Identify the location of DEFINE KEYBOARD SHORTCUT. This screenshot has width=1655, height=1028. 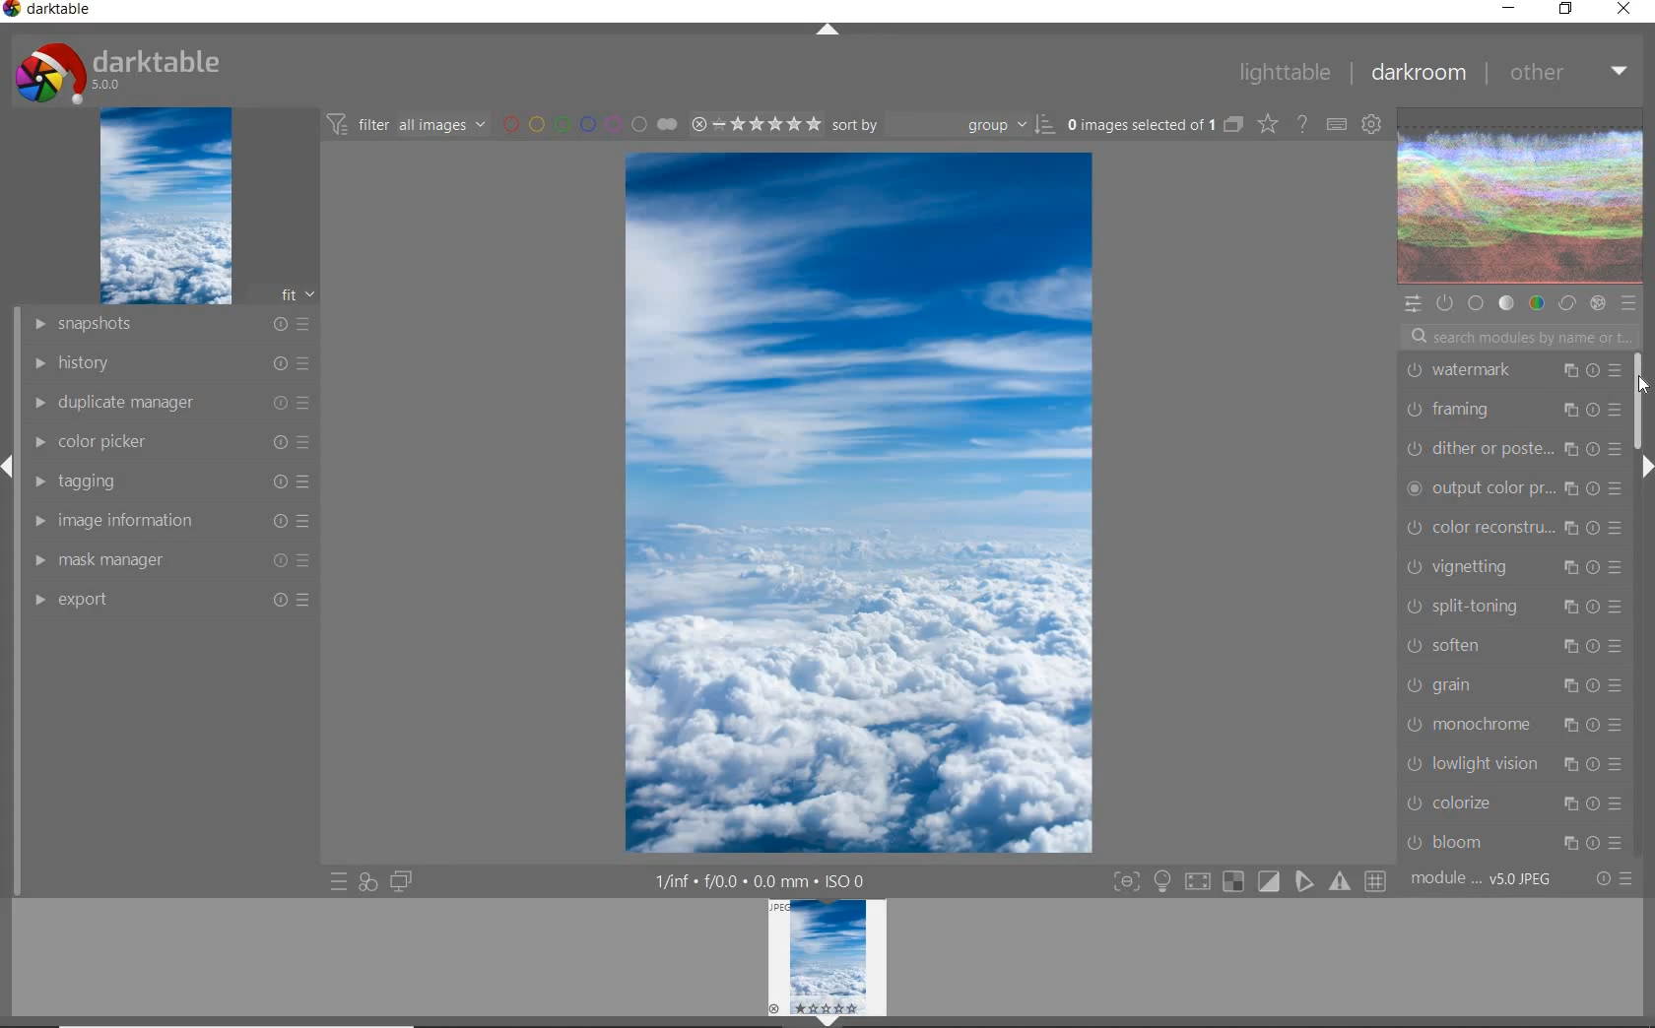
(1337, 126).